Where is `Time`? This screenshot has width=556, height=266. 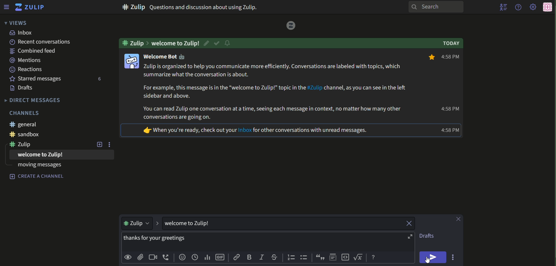
Time is located at coordinates (451, 130).